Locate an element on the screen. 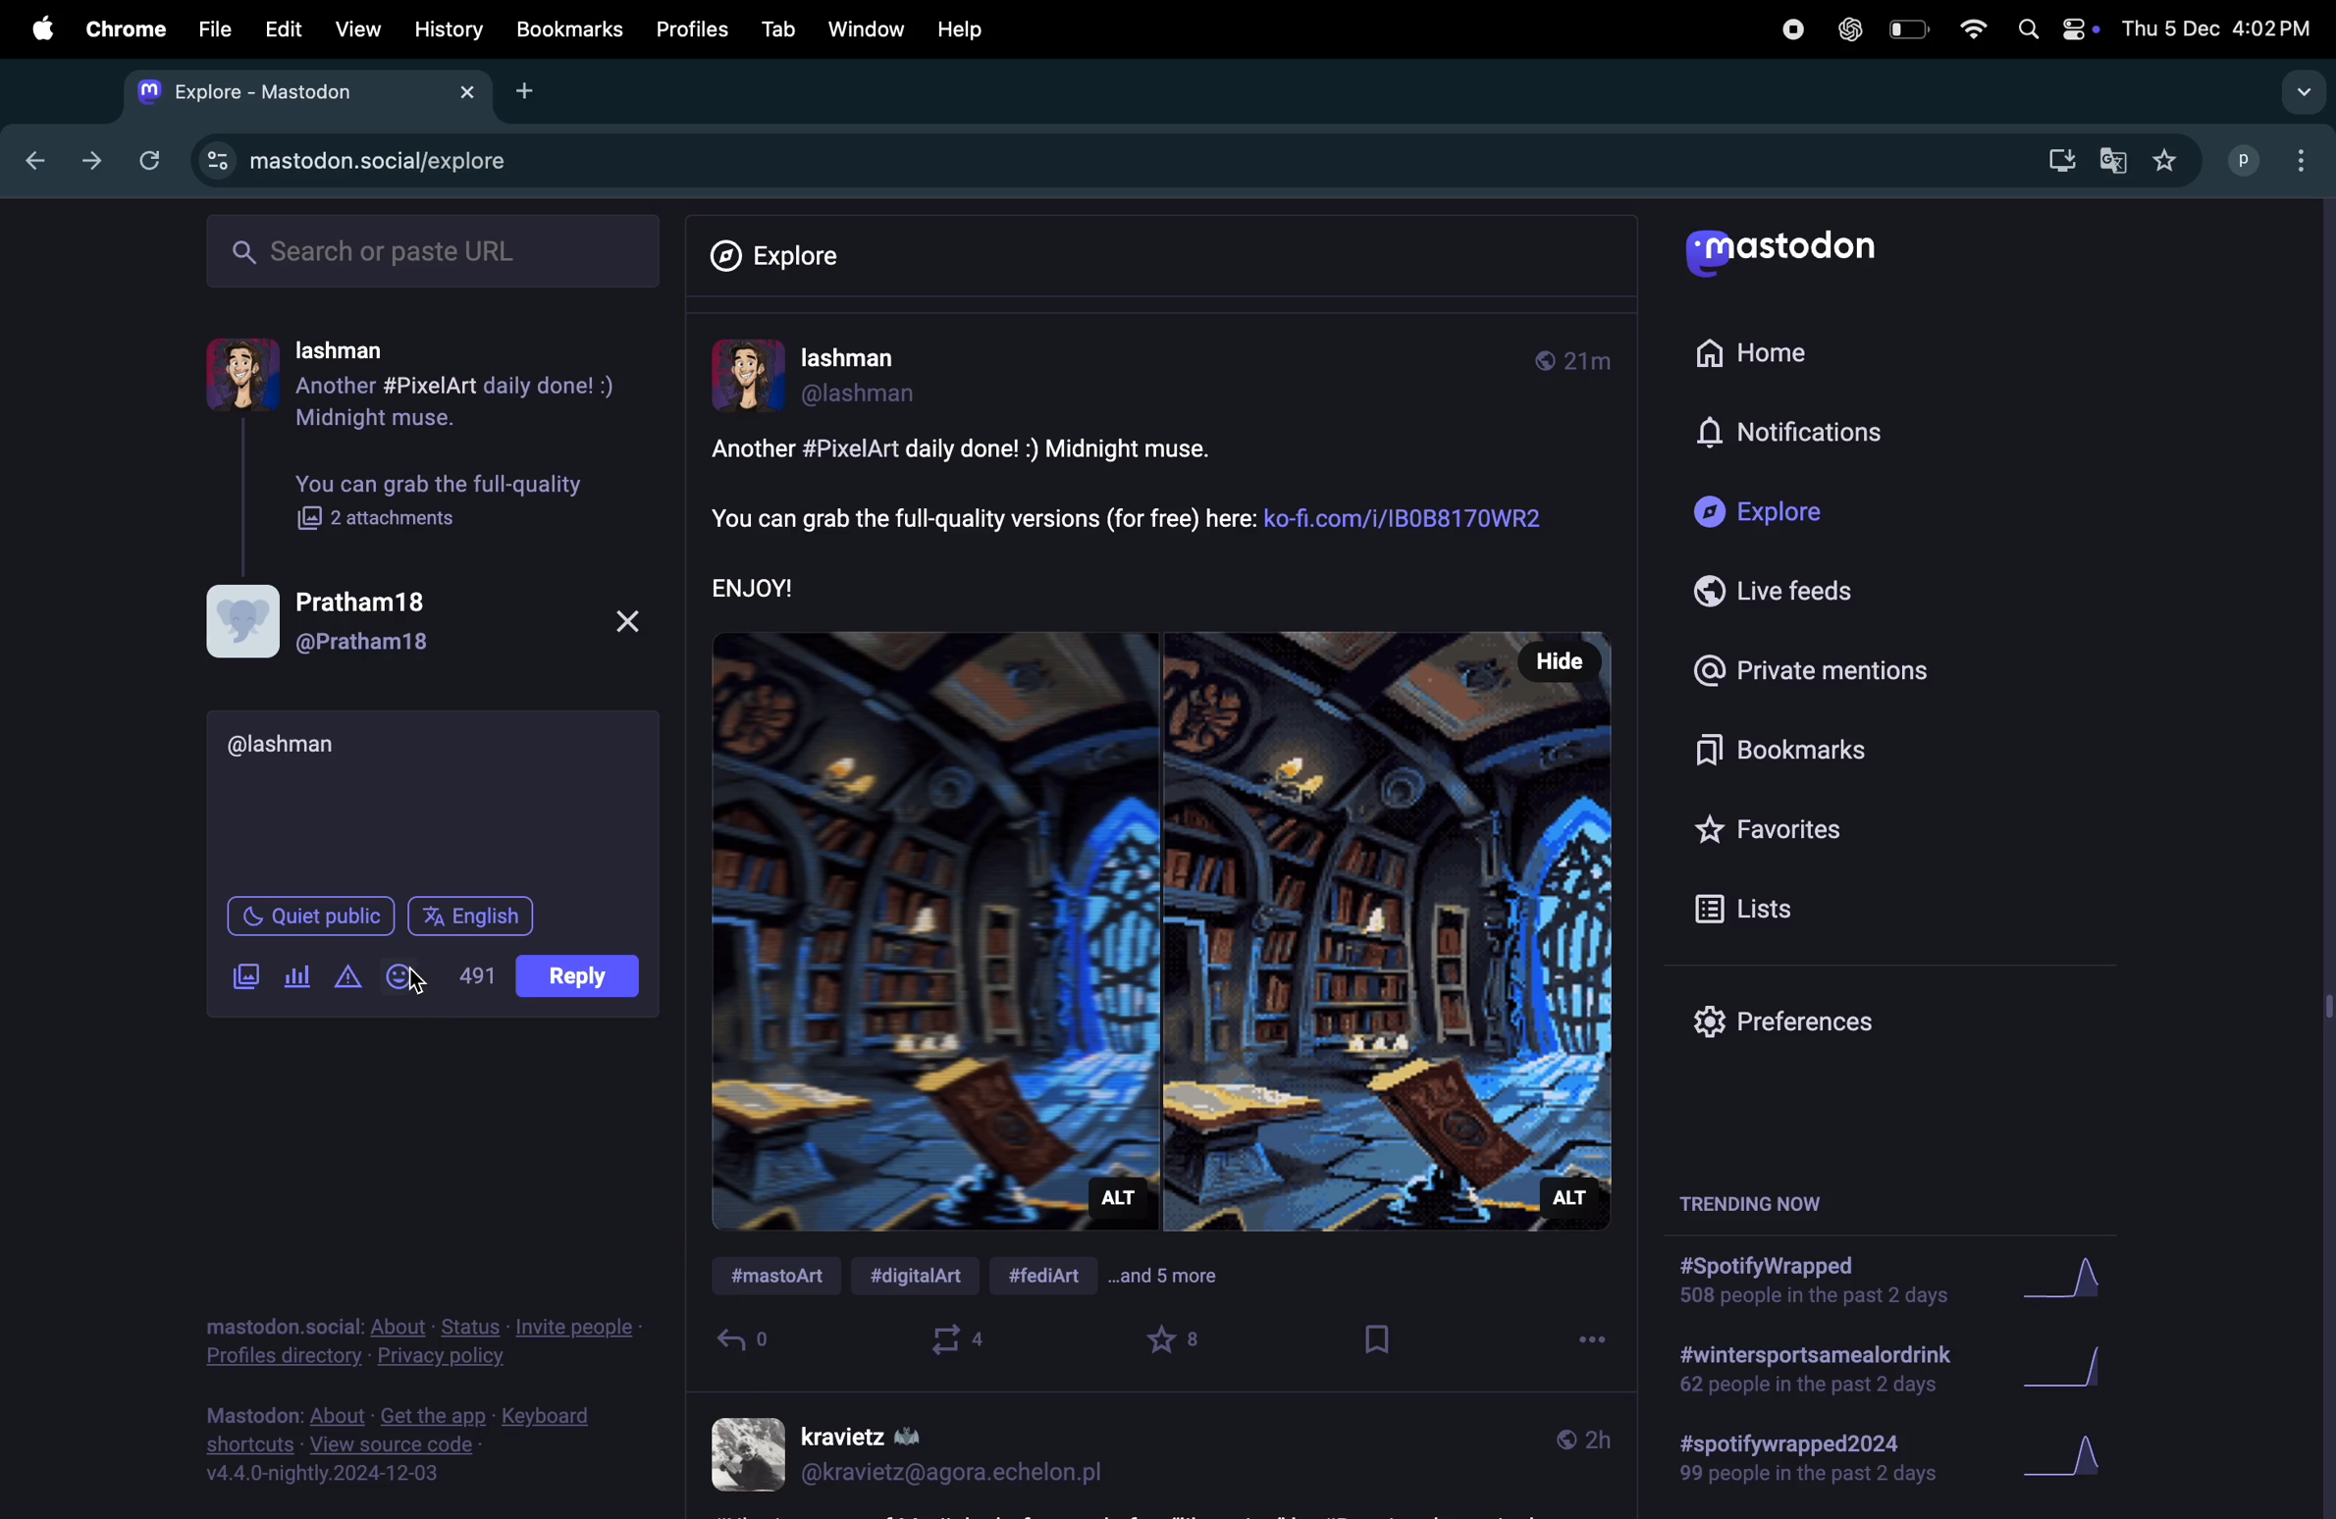  bookmarks is located at coordinates (568, 30).